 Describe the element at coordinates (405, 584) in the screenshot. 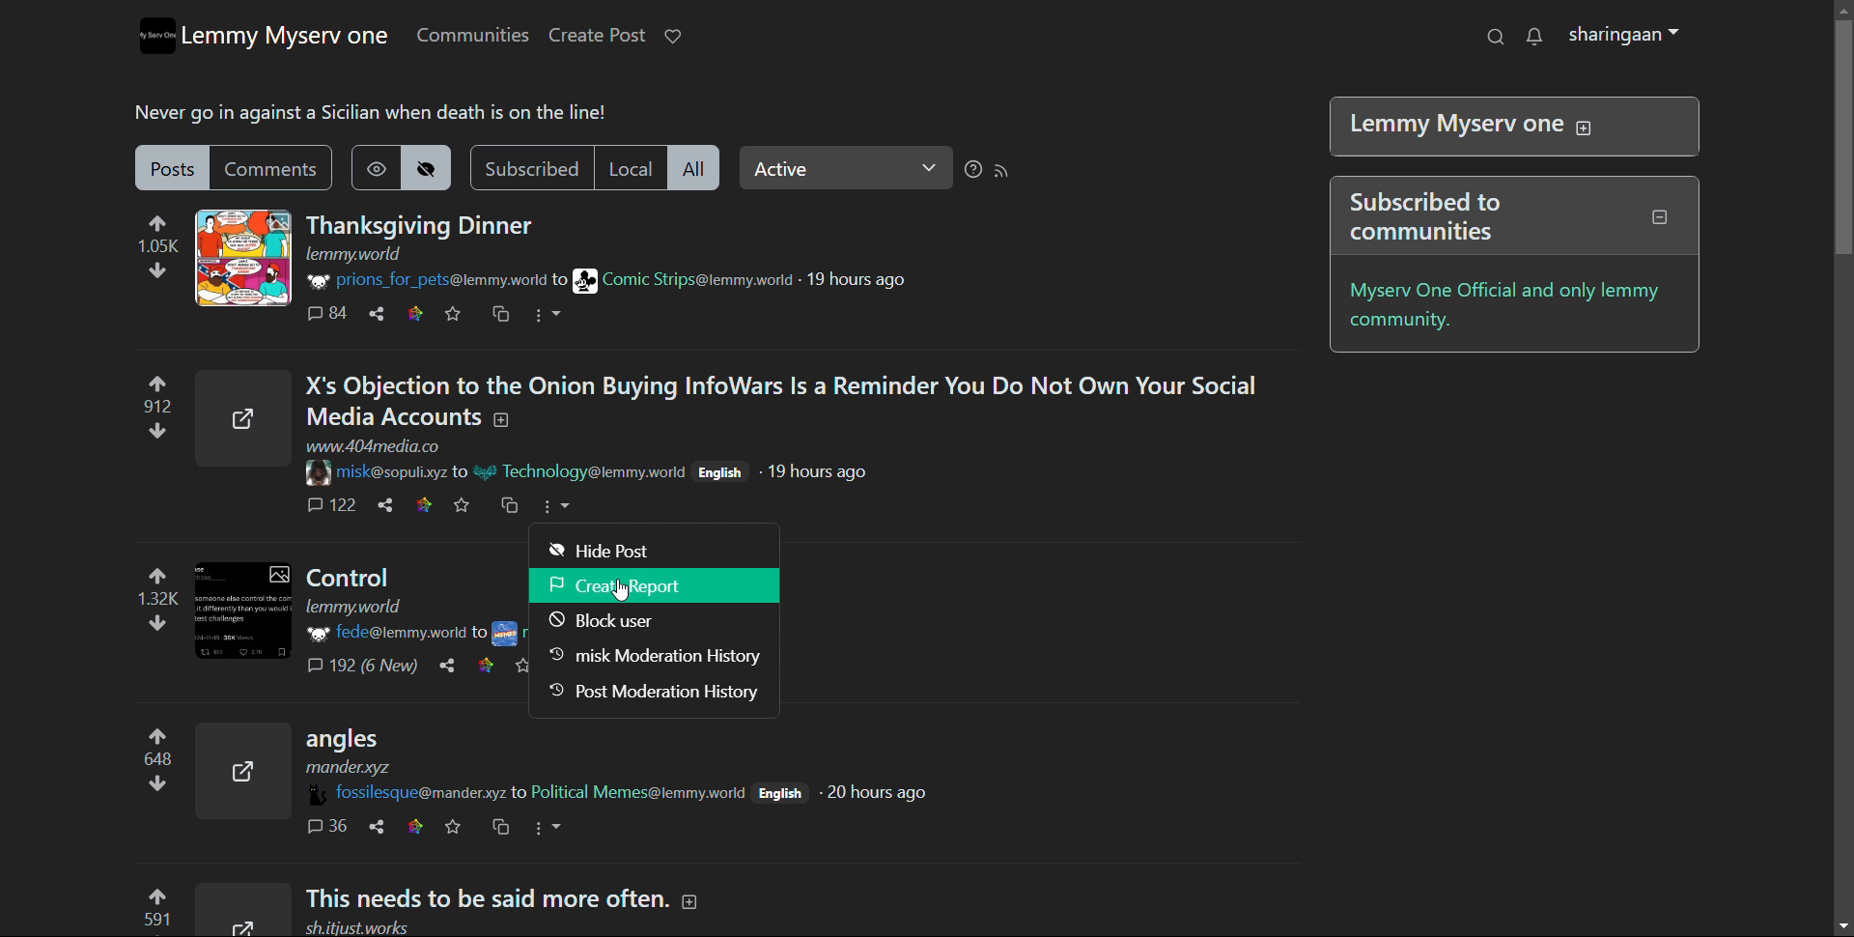

I see `post on "Control"` at that location.